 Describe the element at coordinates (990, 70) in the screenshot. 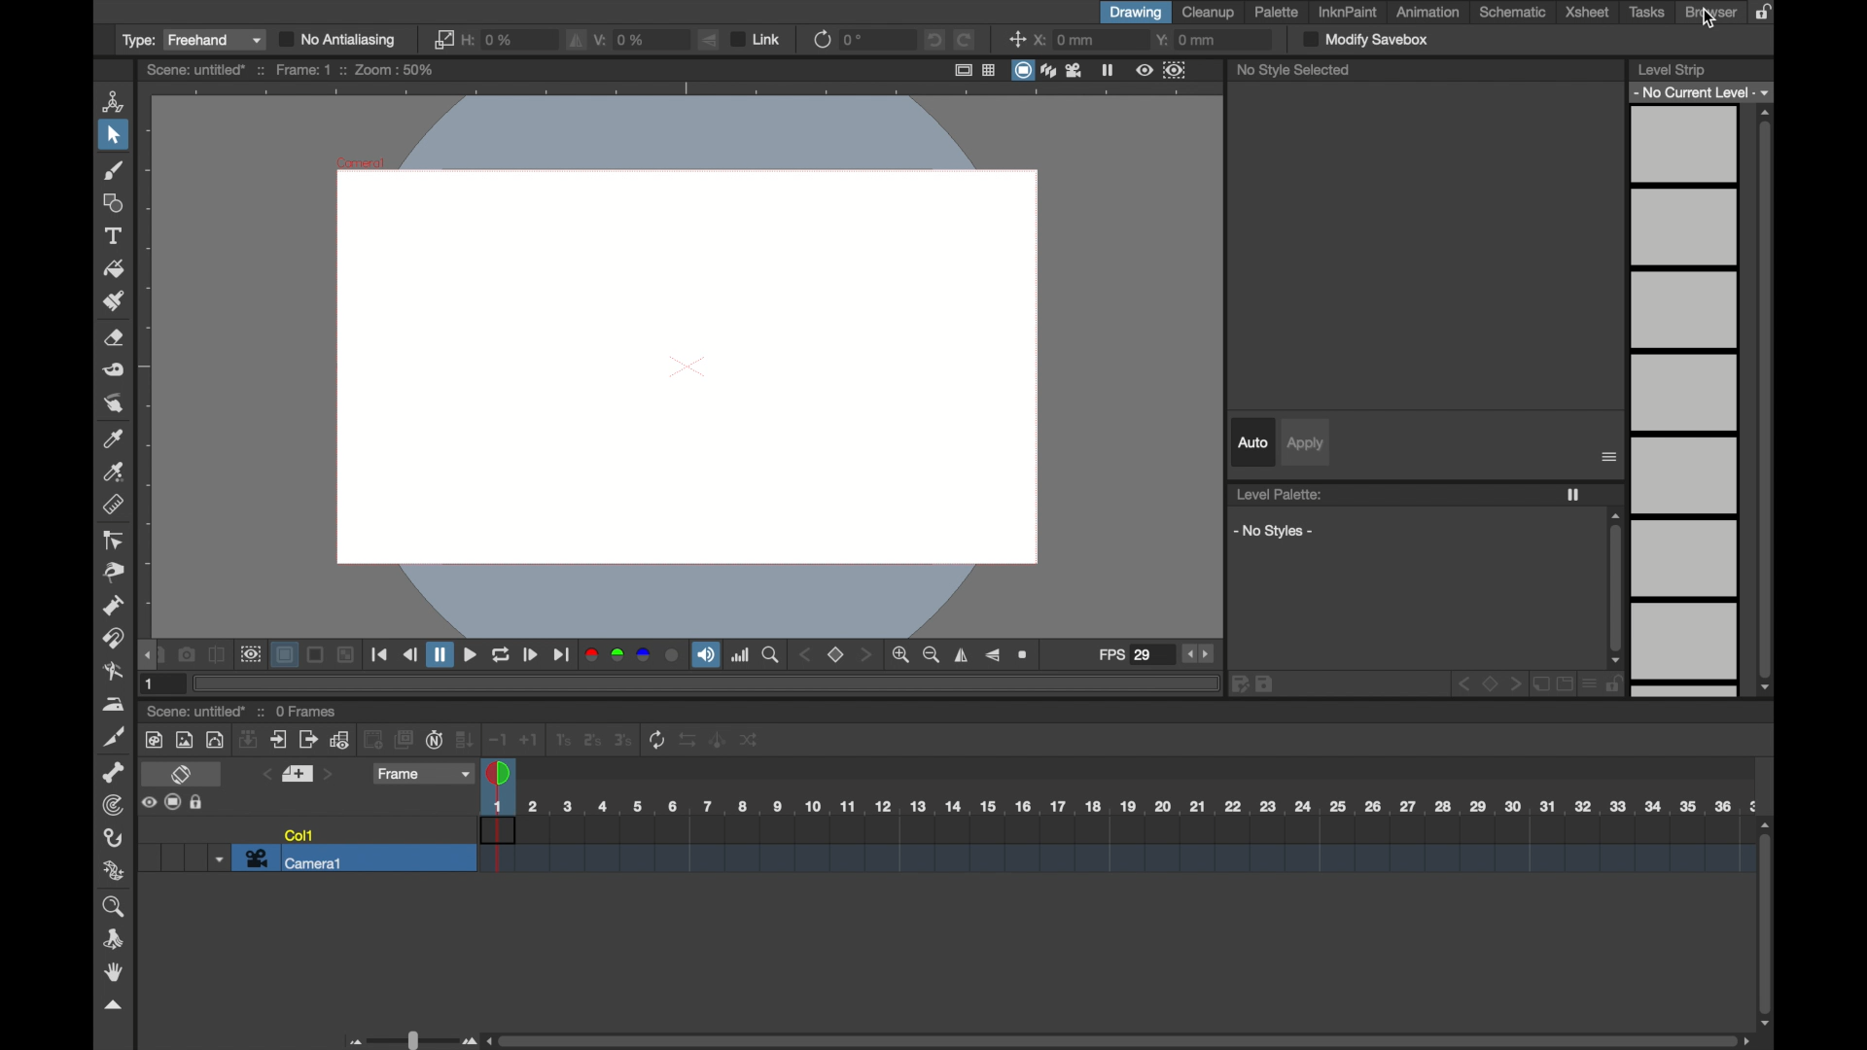

I see `table` at that location.